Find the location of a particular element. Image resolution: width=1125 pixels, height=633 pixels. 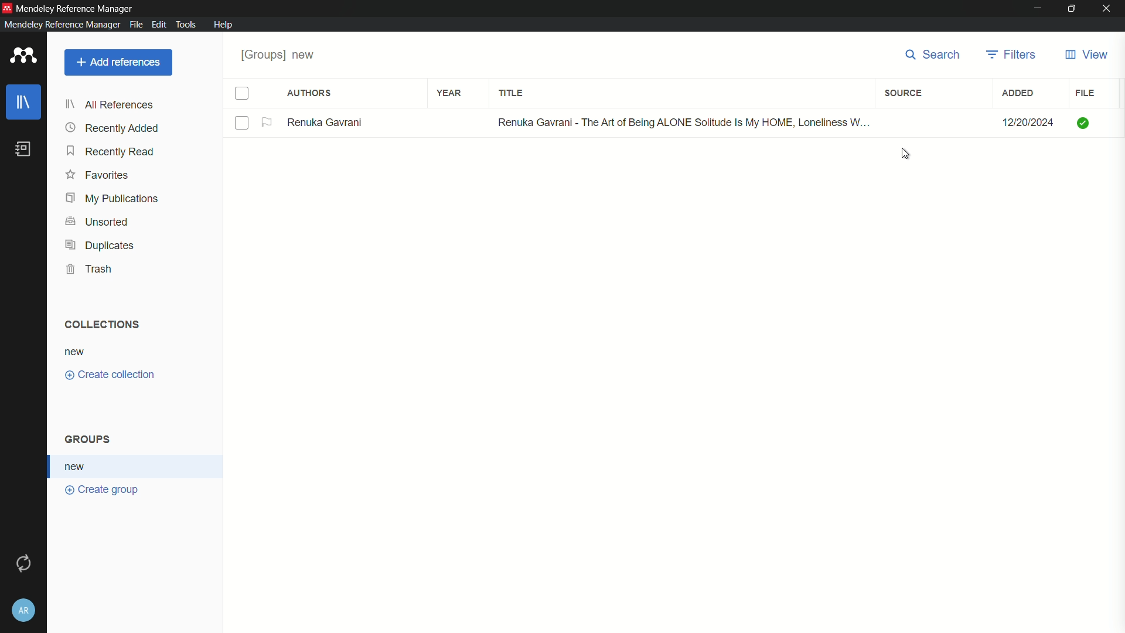

library is located at coordinates (23, 102).